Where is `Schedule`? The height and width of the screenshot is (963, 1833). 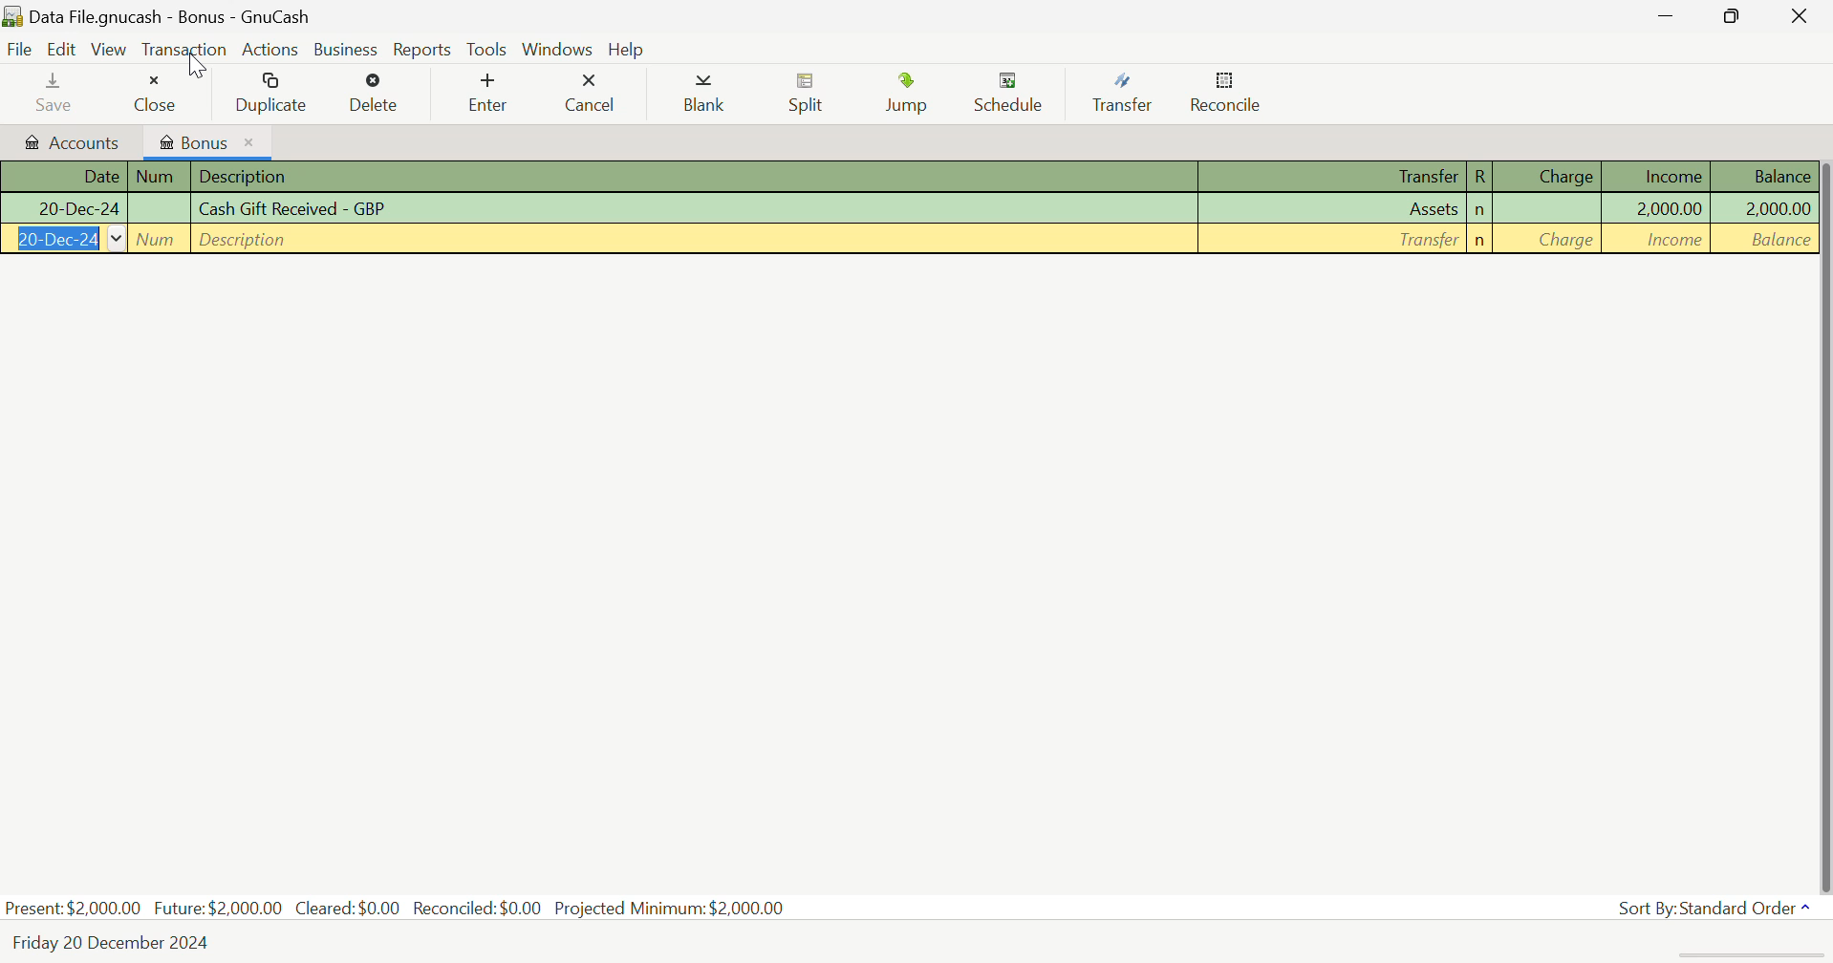
Schedule is located at coordinates (1014, 94).